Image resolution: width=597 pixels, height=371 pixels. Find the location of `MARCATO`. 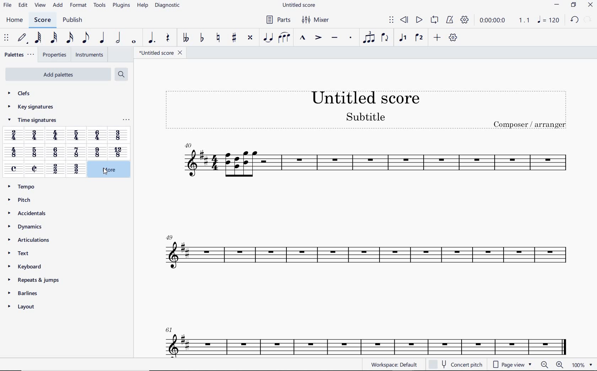

MARCATO is located at coordinates (303, 38).